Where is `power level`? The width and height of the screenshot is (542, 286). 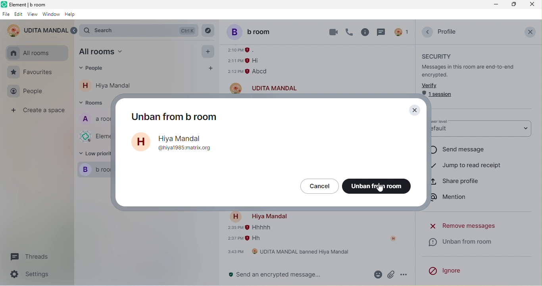
power level is located at coordinates (444, 122).